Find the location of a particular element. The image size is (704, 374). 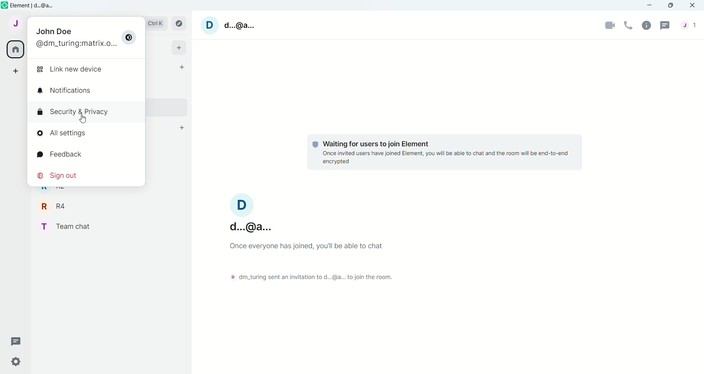

D is located at coordinates (242, 205).